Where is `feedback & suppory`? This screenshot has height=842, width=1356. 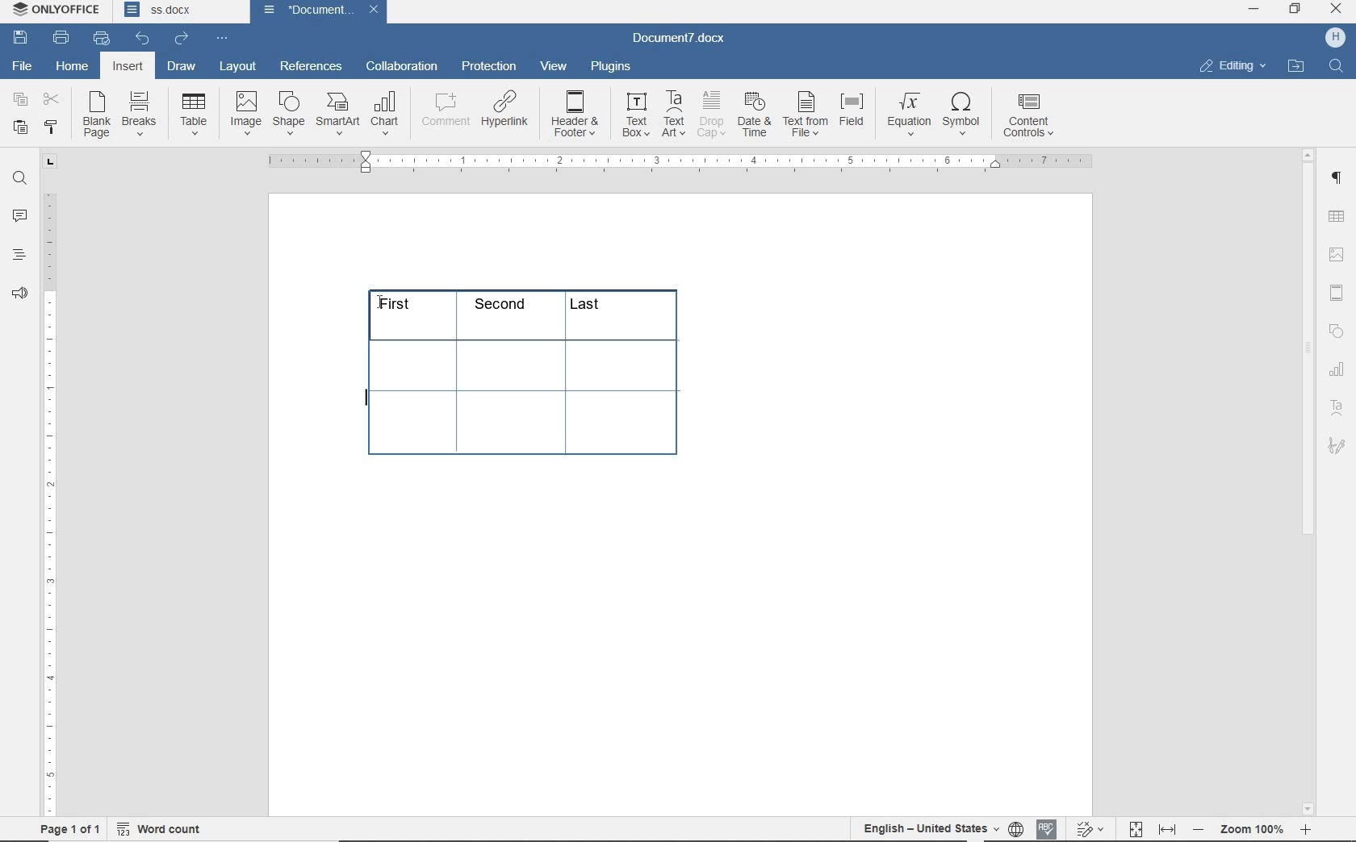 feedback & suppory is located at coordinates (20, 296).